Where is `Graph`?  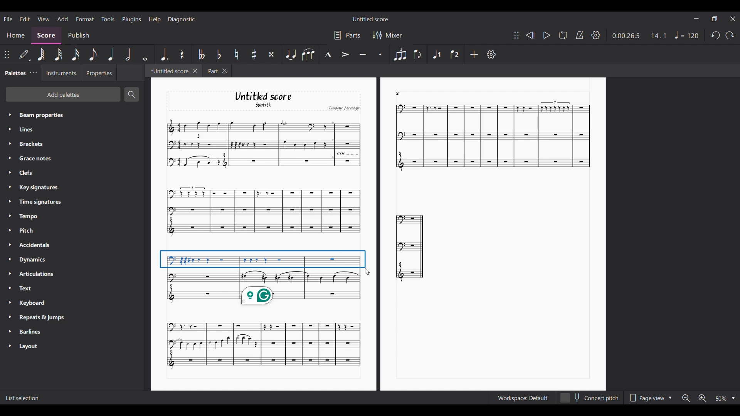
Graph is located at coordinates (262, 144).